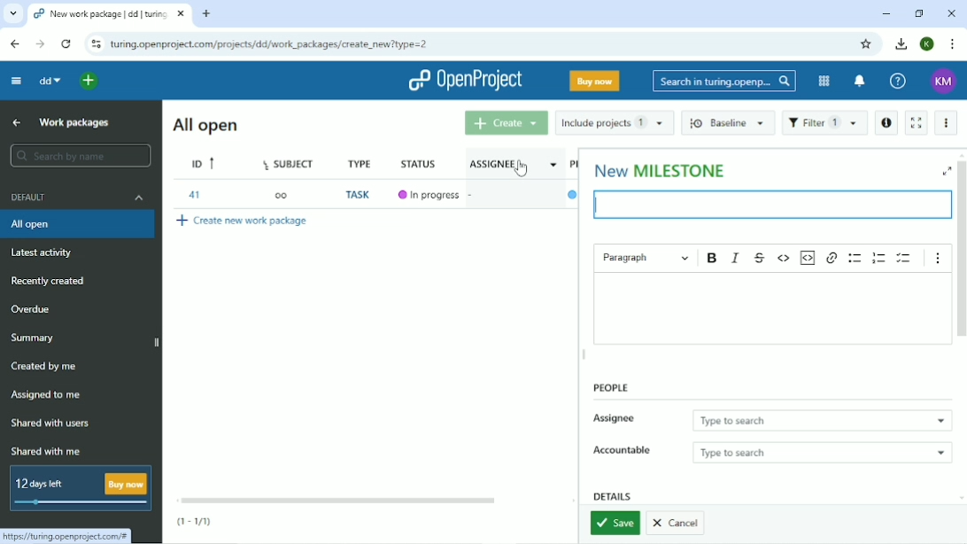 This screenshot has height=544, width=967. I want to click on Collapse project menu, so click(17, 82).